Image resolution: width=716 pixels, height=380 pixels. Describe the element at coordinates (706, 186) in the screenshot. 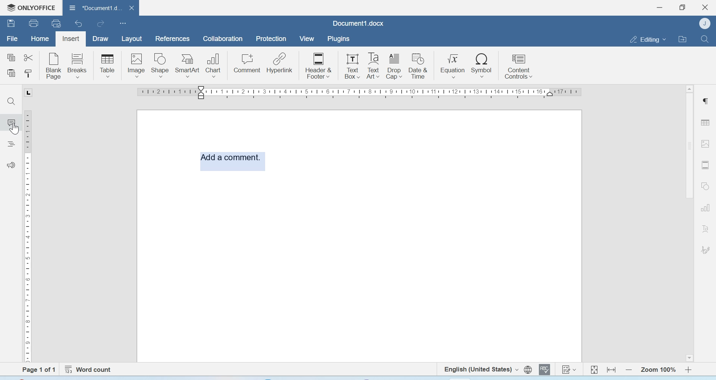

I see `Shapes` at that location.